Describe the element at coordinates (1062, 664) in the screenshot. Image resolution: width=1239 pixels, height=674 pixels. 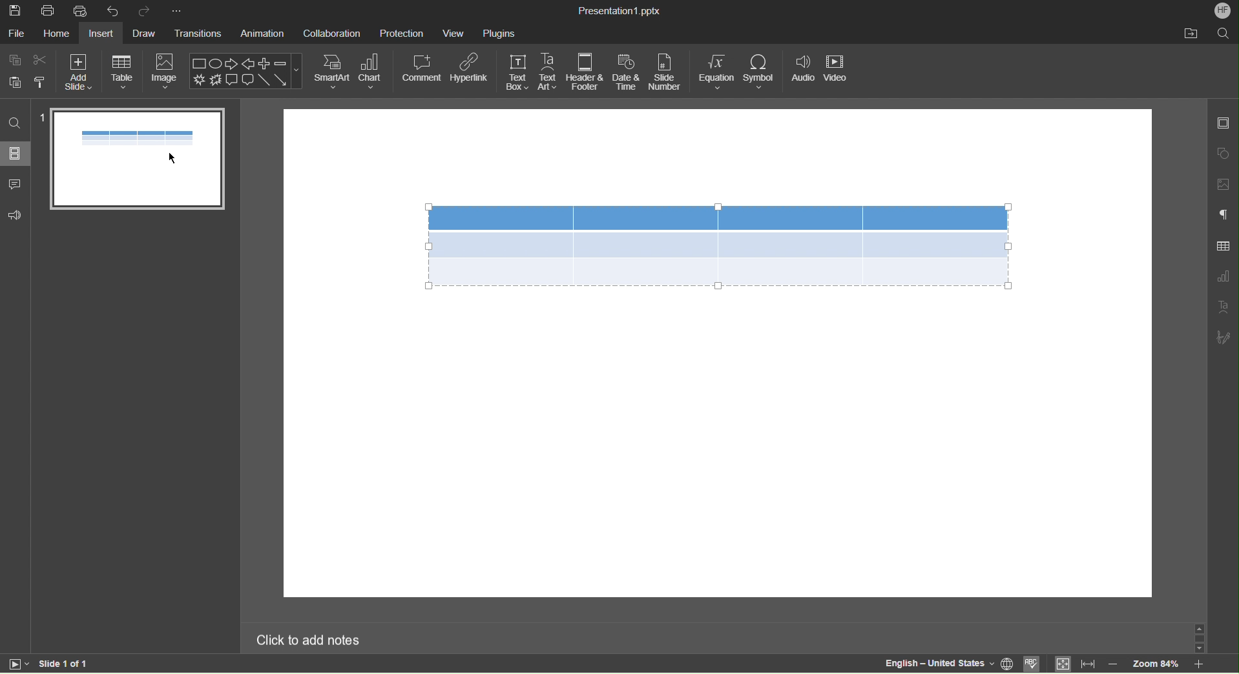
I see `fit to slide` at that location.